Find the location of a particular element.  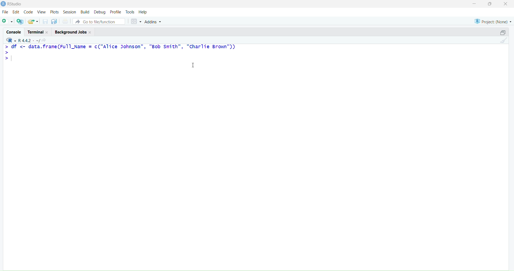

ar <- data.trame(rull_Name = c( Alice Johnson , "Bob smith, ~Chariie 8rown )) is located at coordinates (120, 47).